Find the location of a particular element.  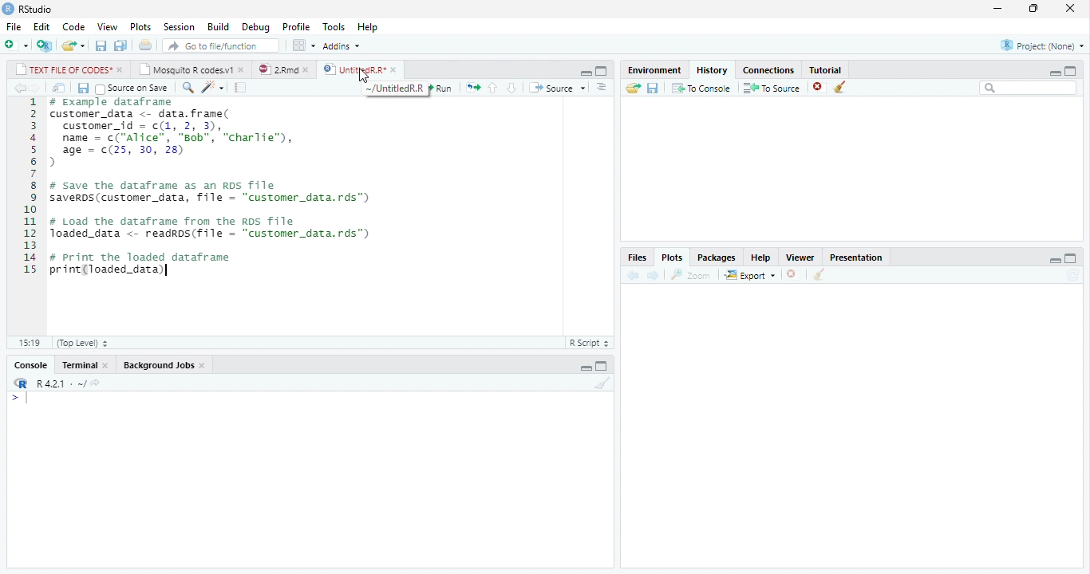

maximize is located at coordinates (1071, 71).